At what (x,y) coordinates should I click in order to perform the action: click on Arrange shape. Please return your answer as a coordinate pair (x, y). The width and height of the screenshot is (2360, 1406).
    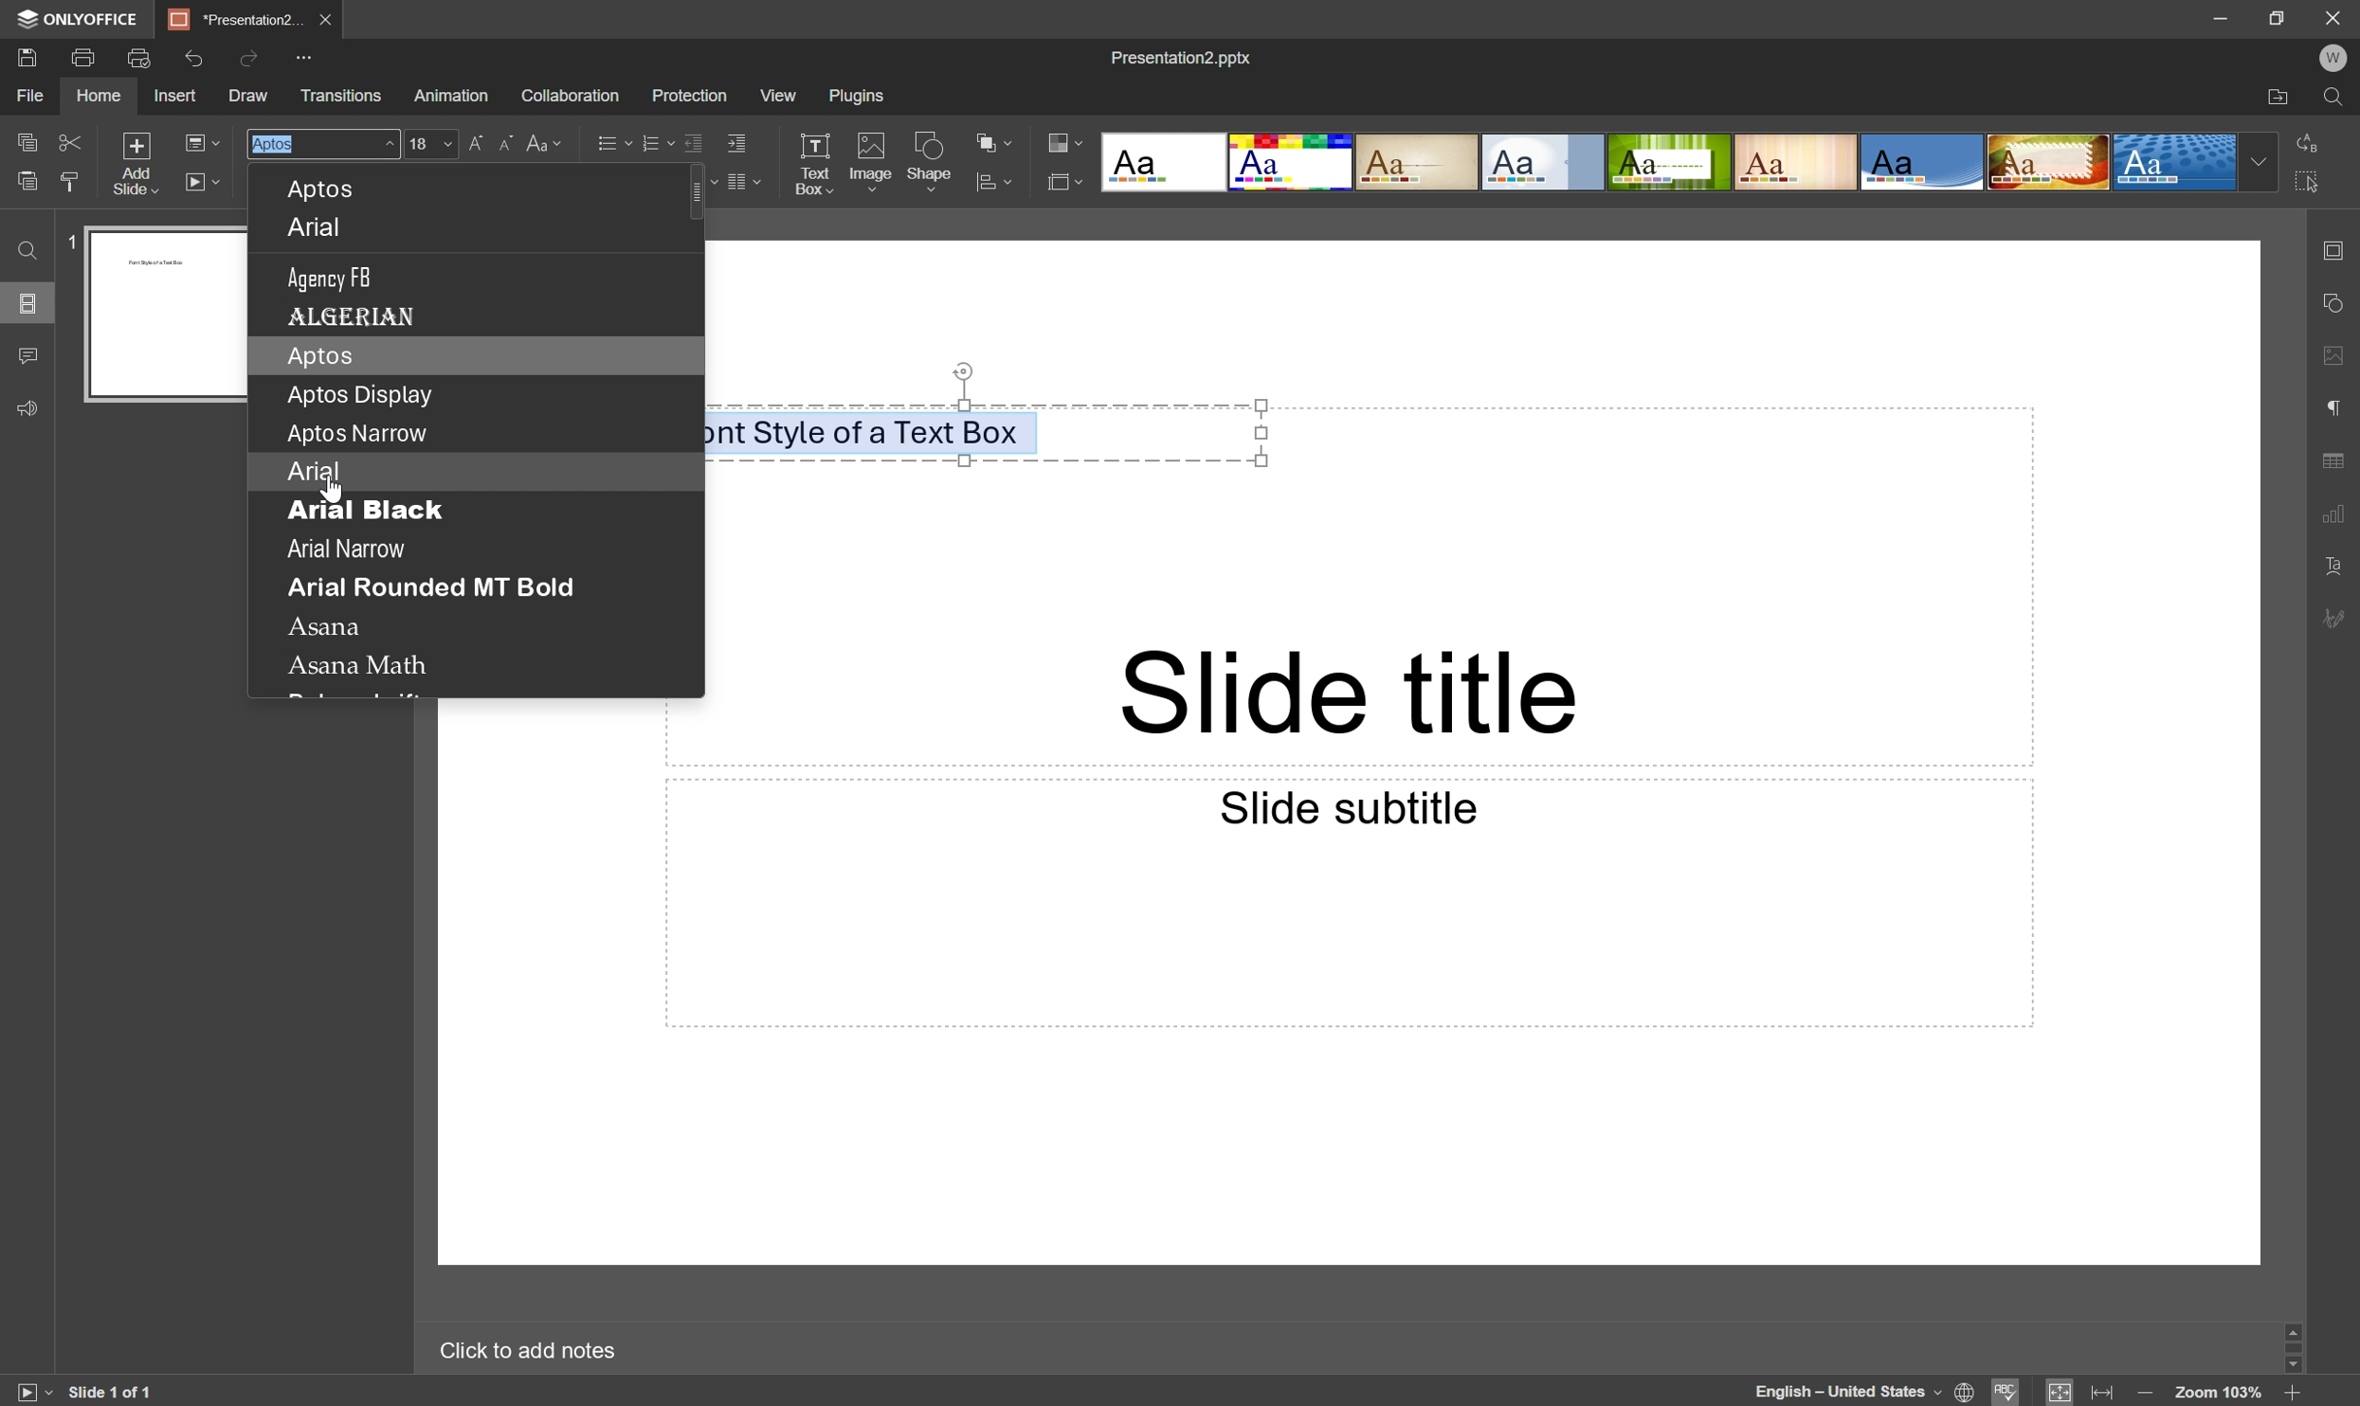
    Looking at the image, I should click on (993, 138).